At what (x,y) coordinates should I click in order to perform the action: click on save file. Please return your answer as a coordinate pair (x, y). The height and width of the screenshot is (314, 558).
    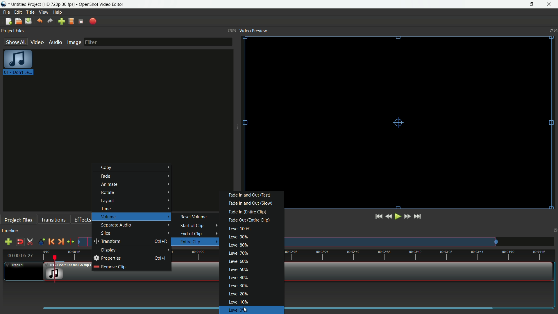
    Looking at the image, I should click on (28, 21).